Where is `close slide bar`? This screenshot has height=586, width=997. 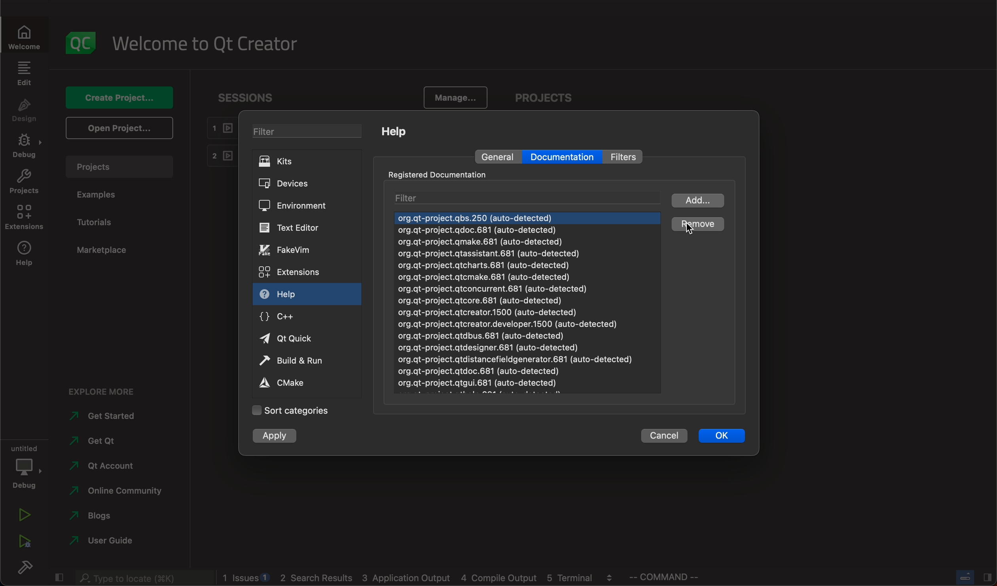
close slide bar is located at coordinates (61, 577).